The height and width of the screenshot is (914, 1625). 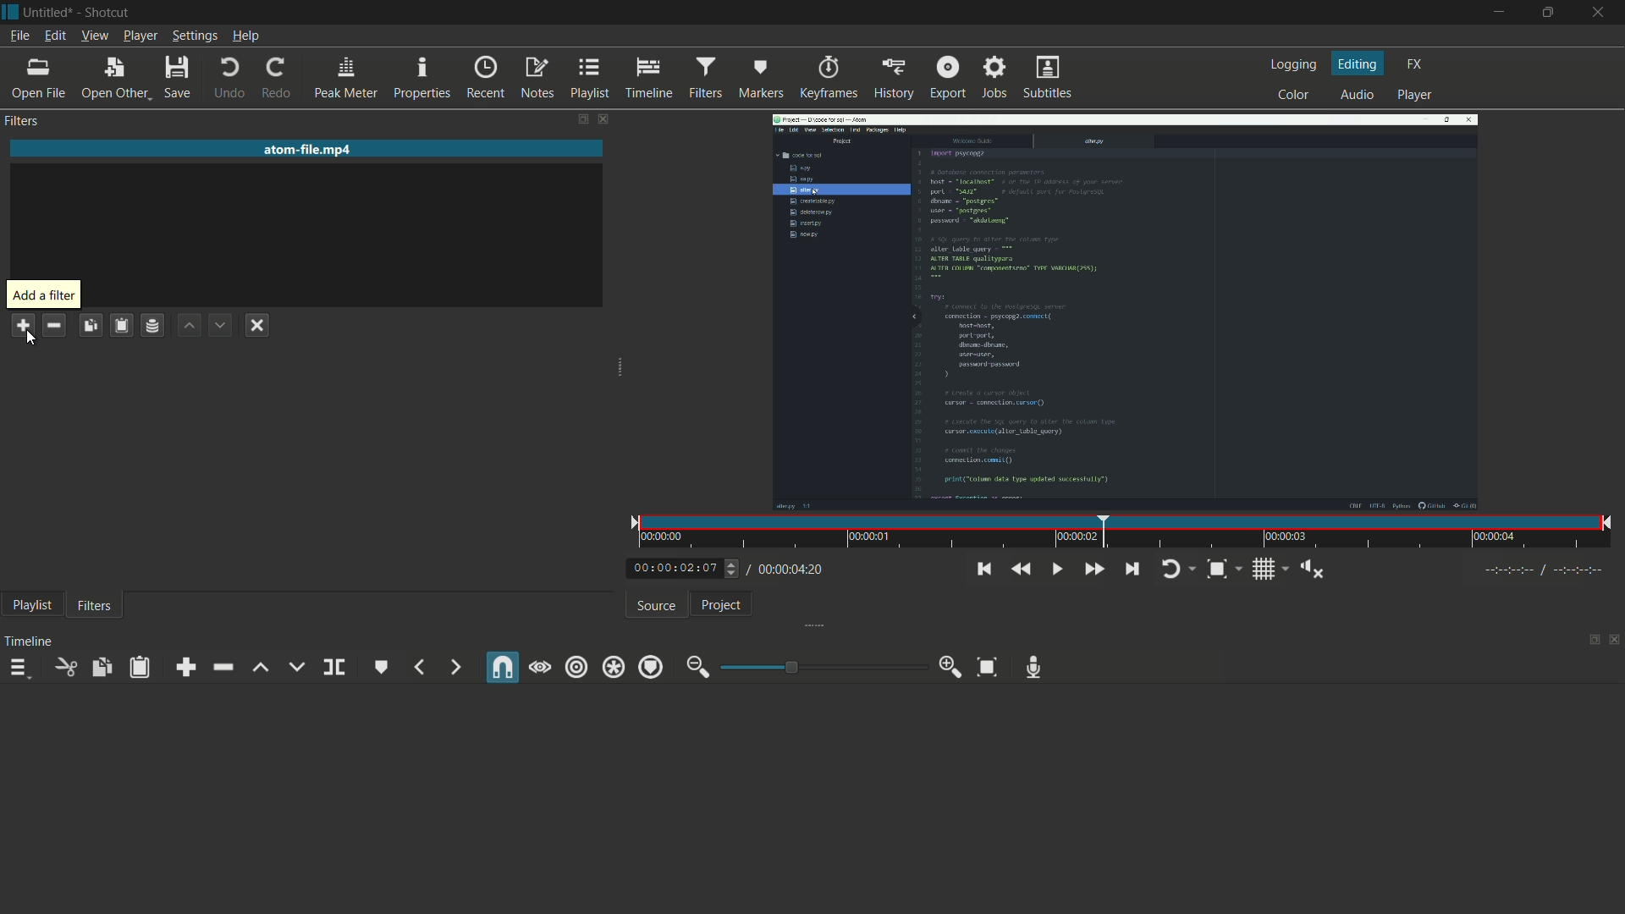 What do you see at coordinates (1225, 570) in the screenshot?
I see `toggle zoom` at bounding box center [1225, 570].